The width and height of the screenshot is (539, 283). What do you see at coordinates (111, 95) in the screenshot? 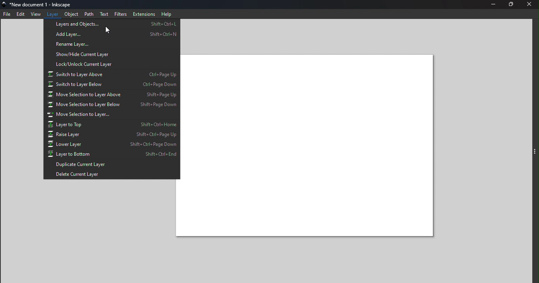
I see `Move selection to layer above` at bounding box center [111, 95].